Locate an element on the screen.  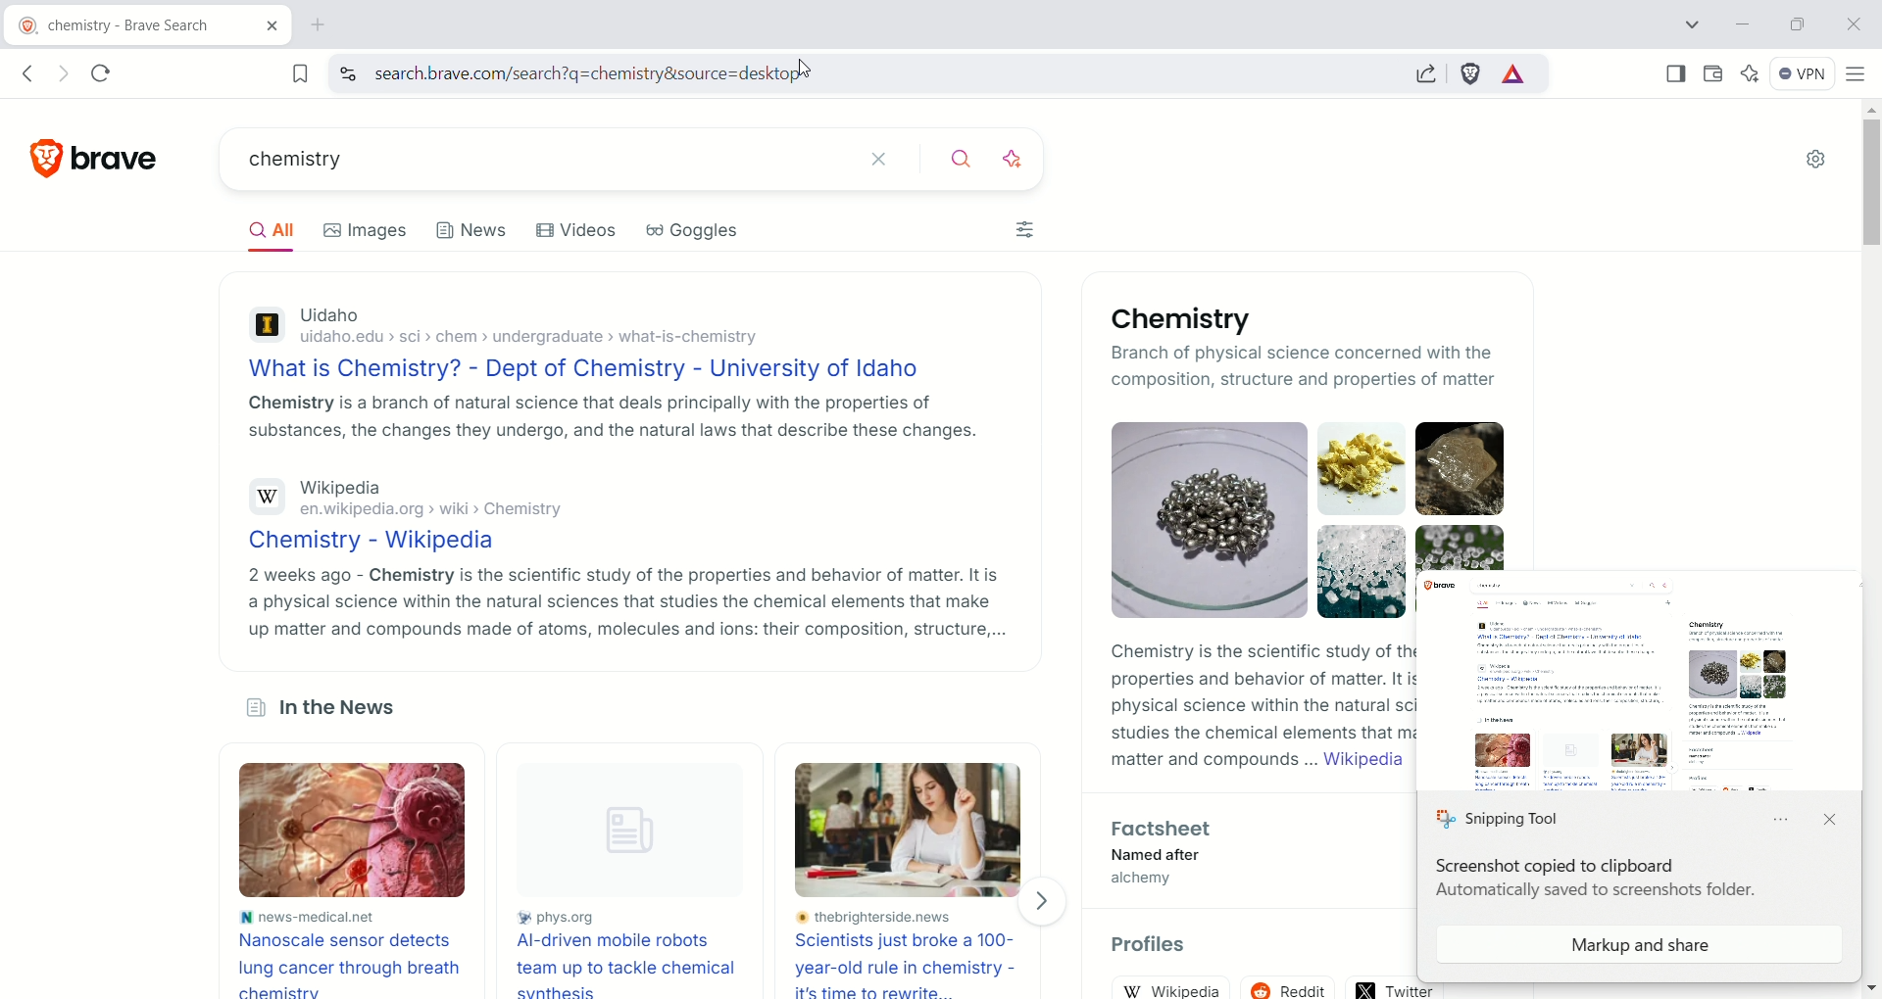
filters is located at coordinates (1027, 233).